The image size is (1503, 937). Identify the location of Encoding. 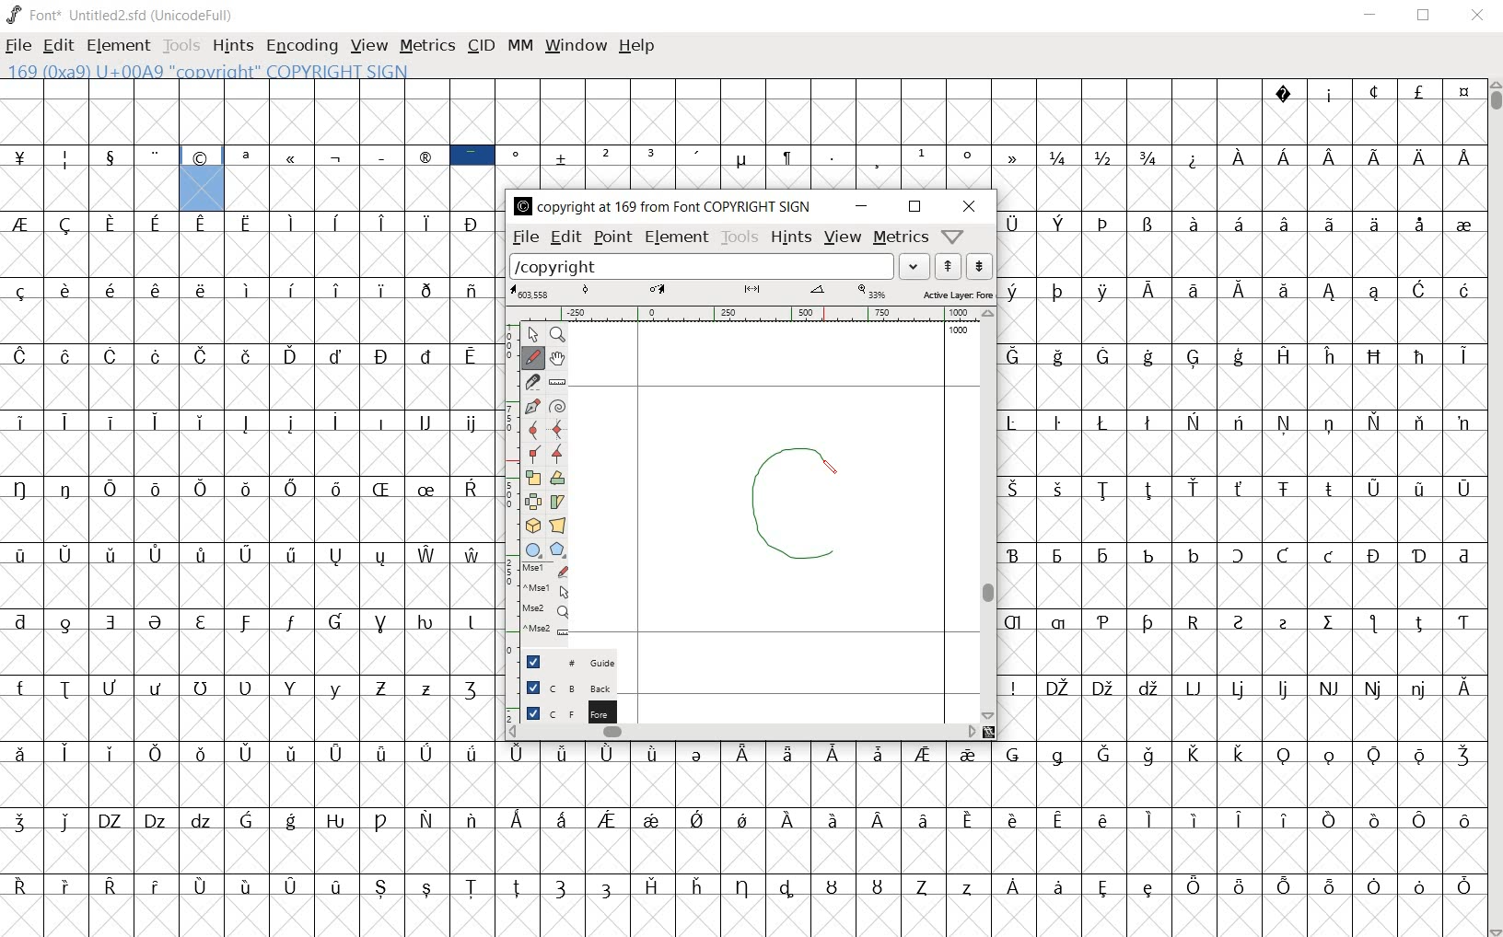
(301, 46).